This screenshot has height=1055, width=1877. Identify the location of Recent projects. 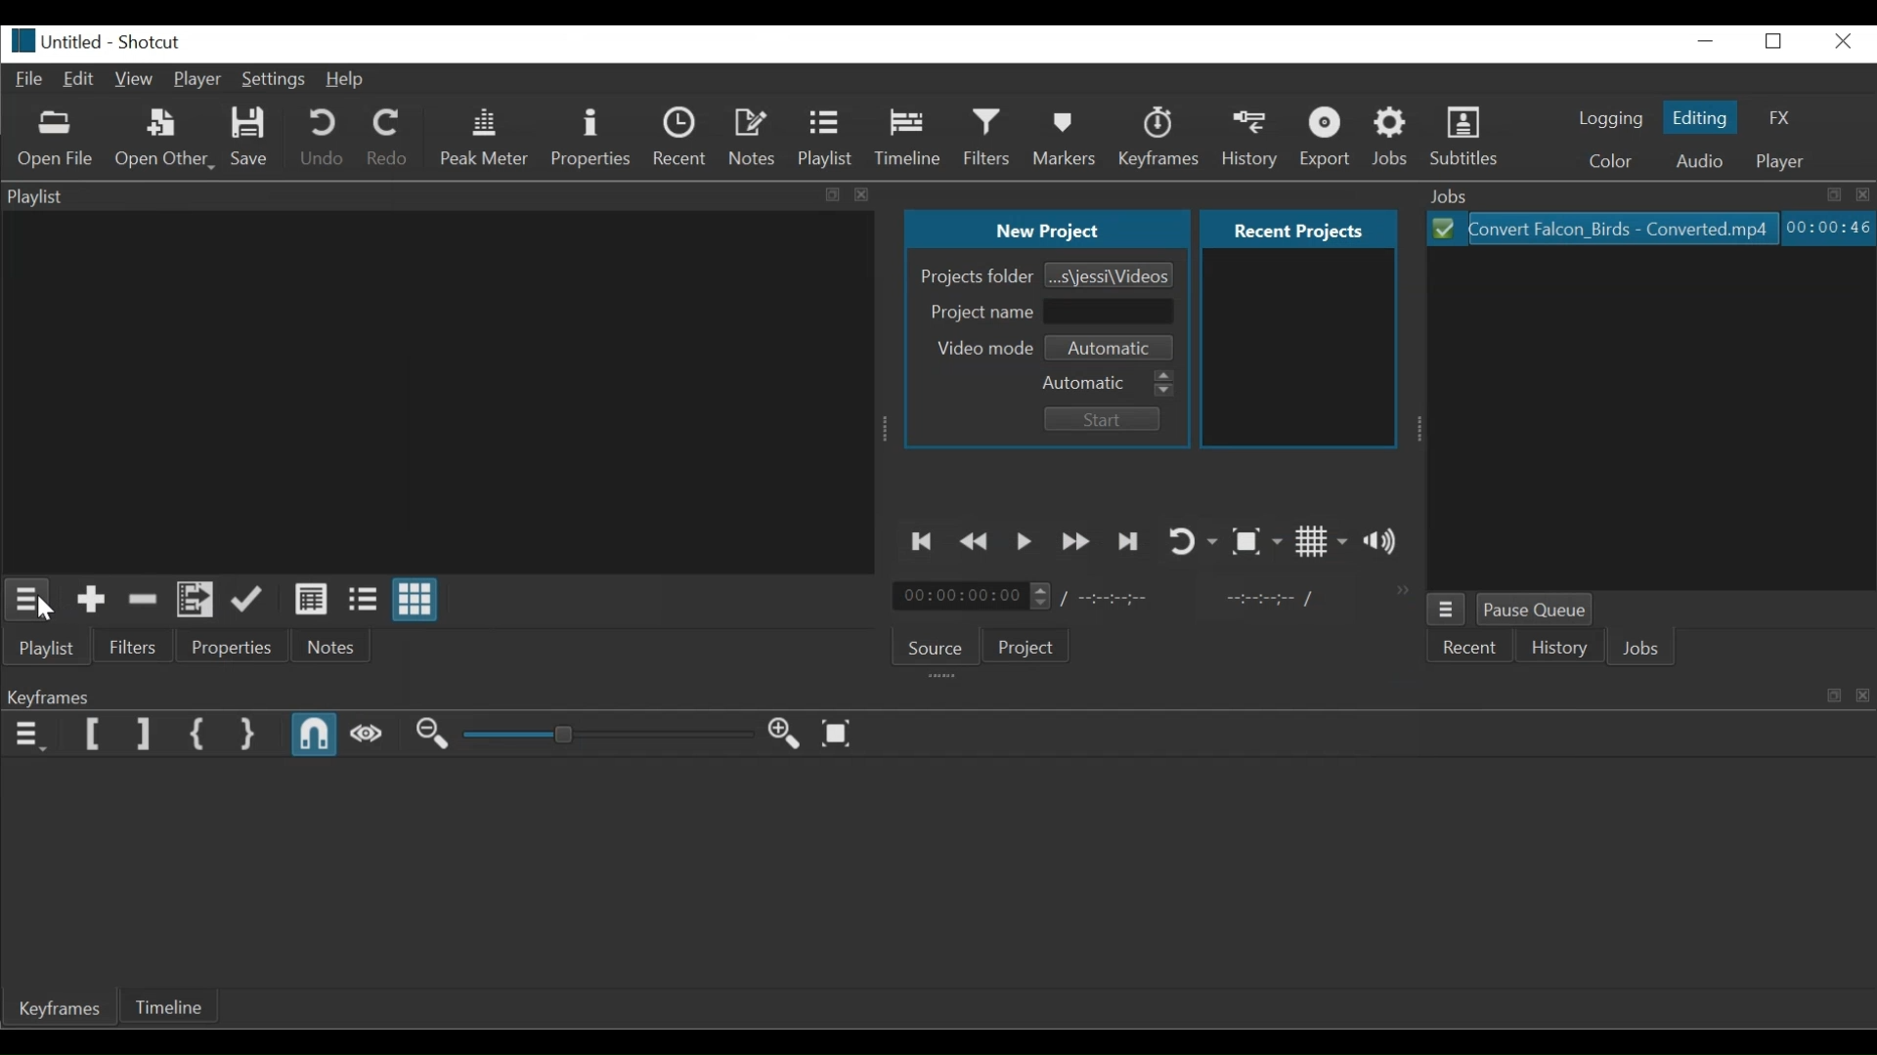
(1298, 352).